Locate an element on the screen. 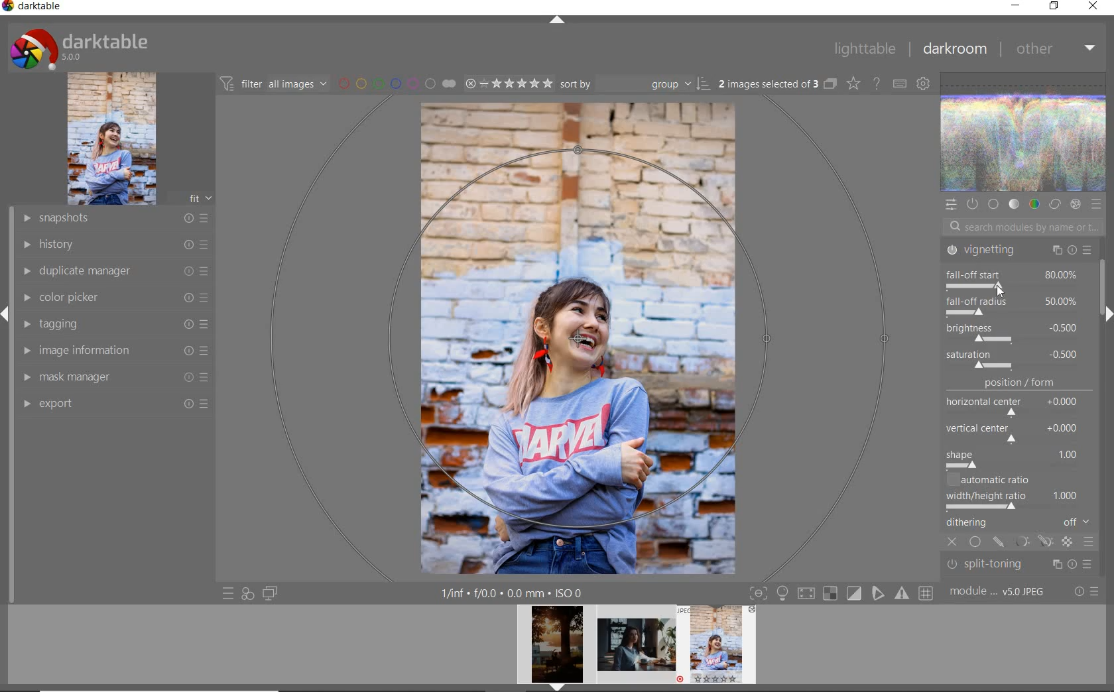 The image size is (1114, 692). brightness is located at coordinates (1013, 331).